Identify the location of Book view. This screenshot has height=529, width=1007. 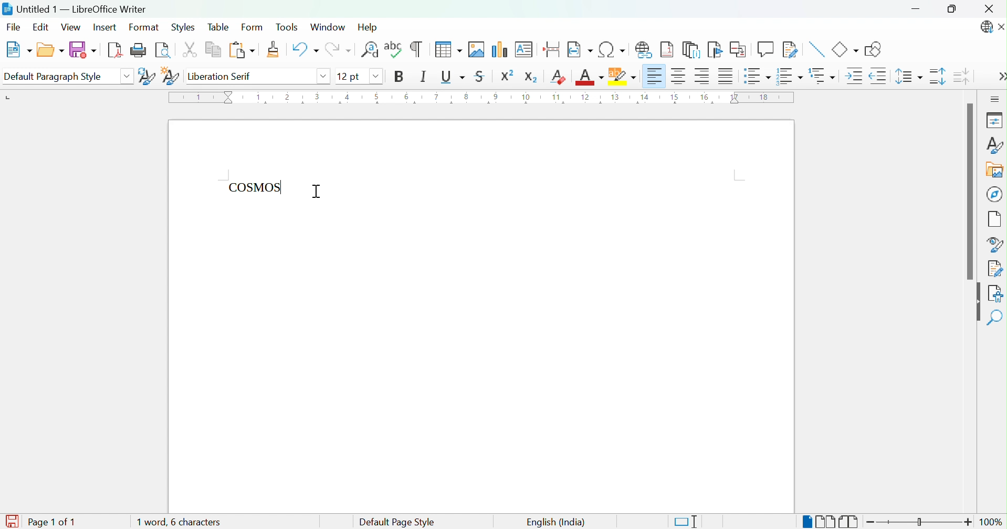
(849, 522).